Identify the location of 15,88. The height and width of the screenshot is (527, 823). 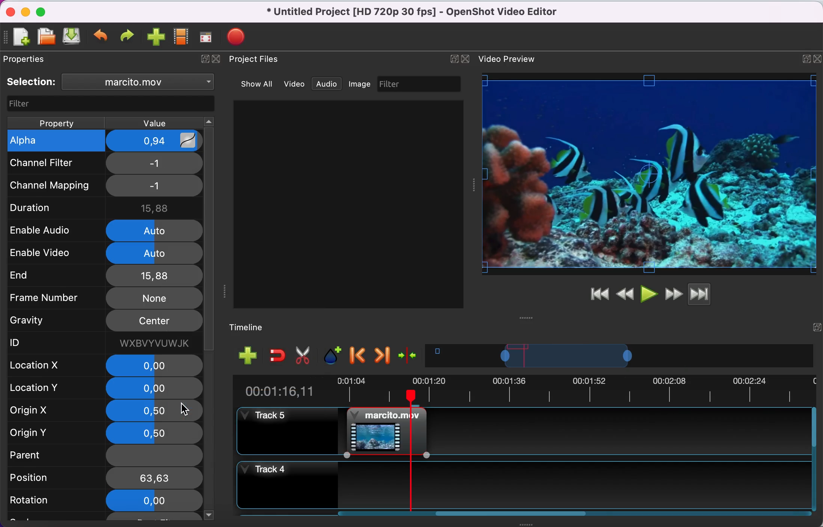
(156, 208).